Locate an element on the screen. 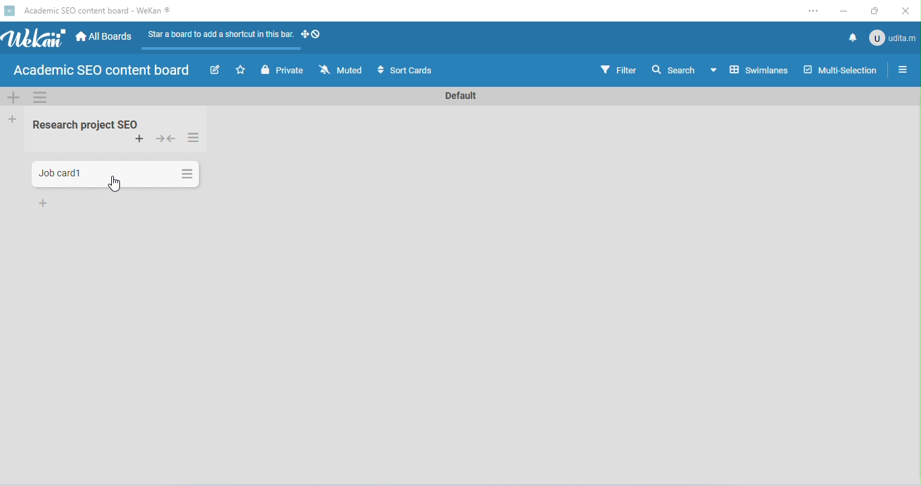  wekan logo is located at coordinates (9, 11).